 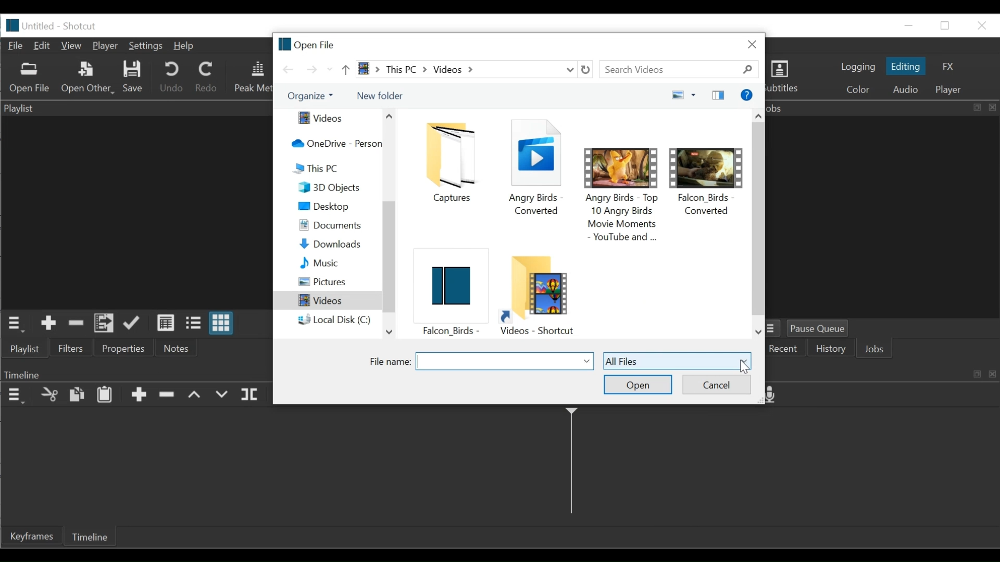 I want to click on Pause Queue, so click(x=823, y=328).